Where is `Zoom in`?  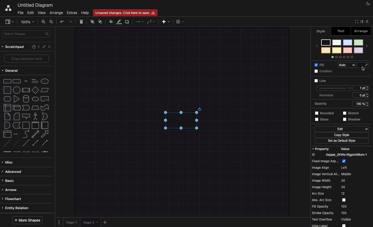
Zoom in is located at coordinates (44, 23).